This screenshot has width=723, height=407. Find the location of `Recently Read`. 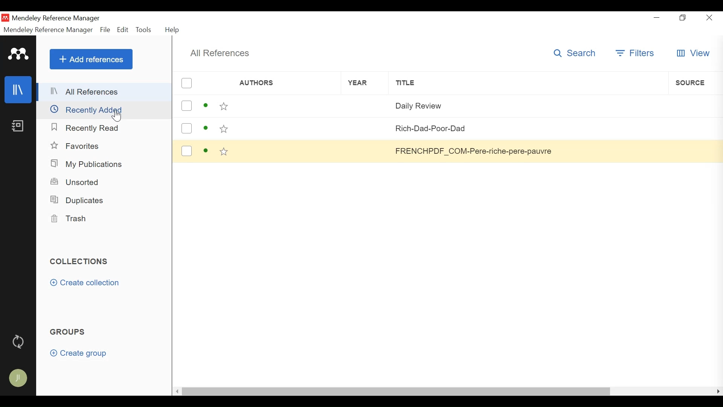

Recently Read is located at coordinates (87, 128).